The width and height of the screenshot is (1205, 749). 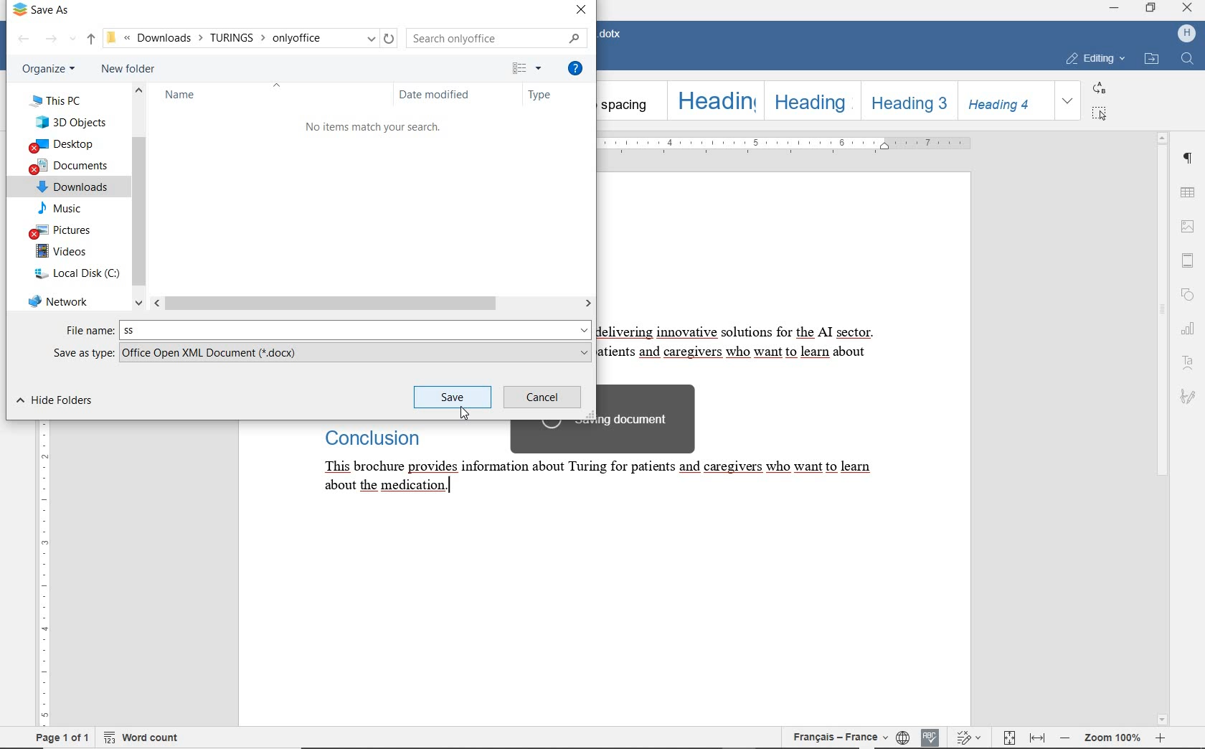 What do you see at coordinates (1189, 192) in the screenshot?
I see `TABLE` at bounding box center [1189, 192].